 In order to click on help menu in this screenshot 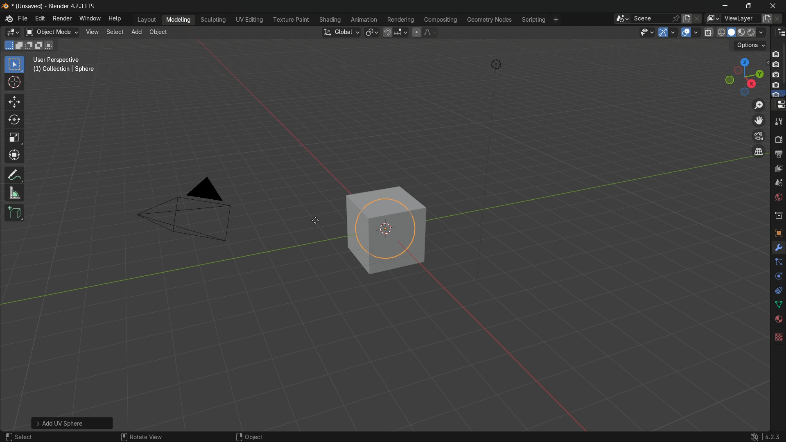, I will do `click(115, 18)`.